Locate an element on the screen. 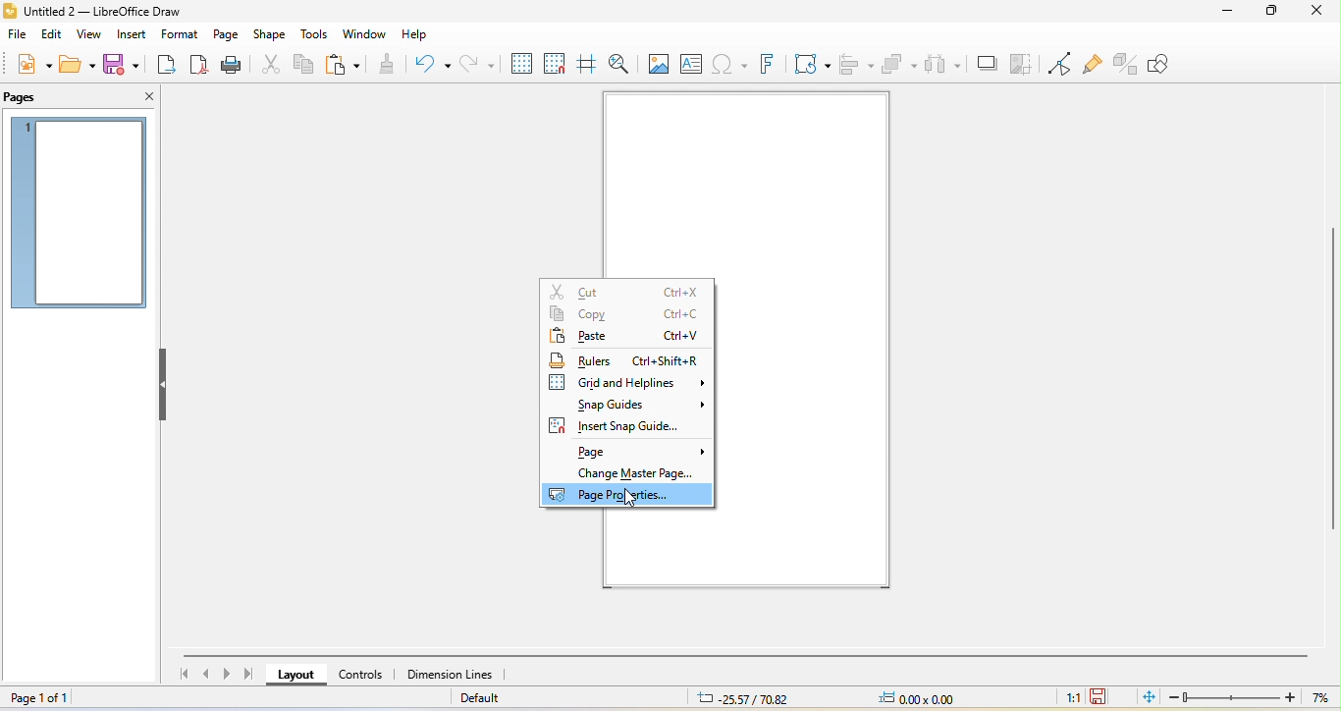 The image size is (1341, 711). tools is located at coordinates (315, 35).